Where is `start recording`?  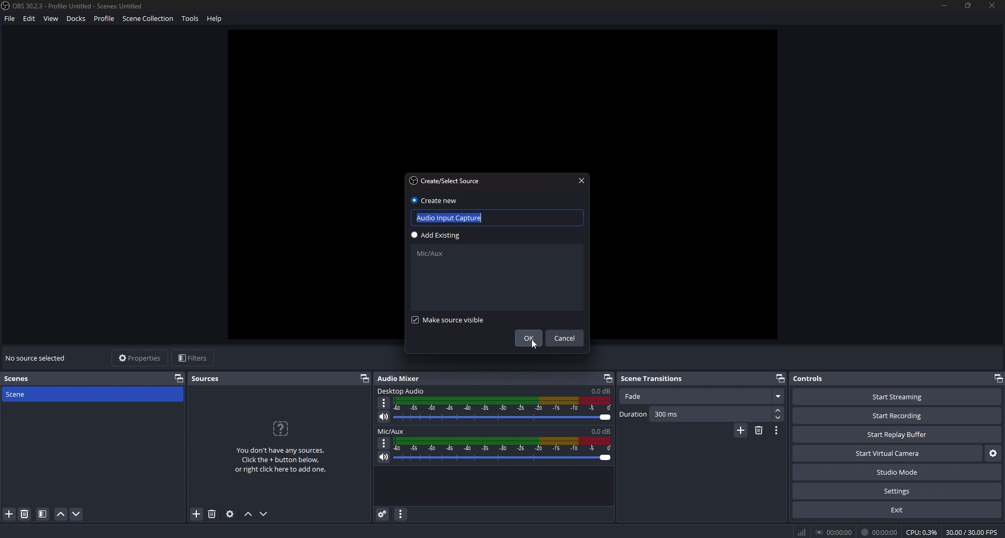 start recording is located at coordinates (897, 416).